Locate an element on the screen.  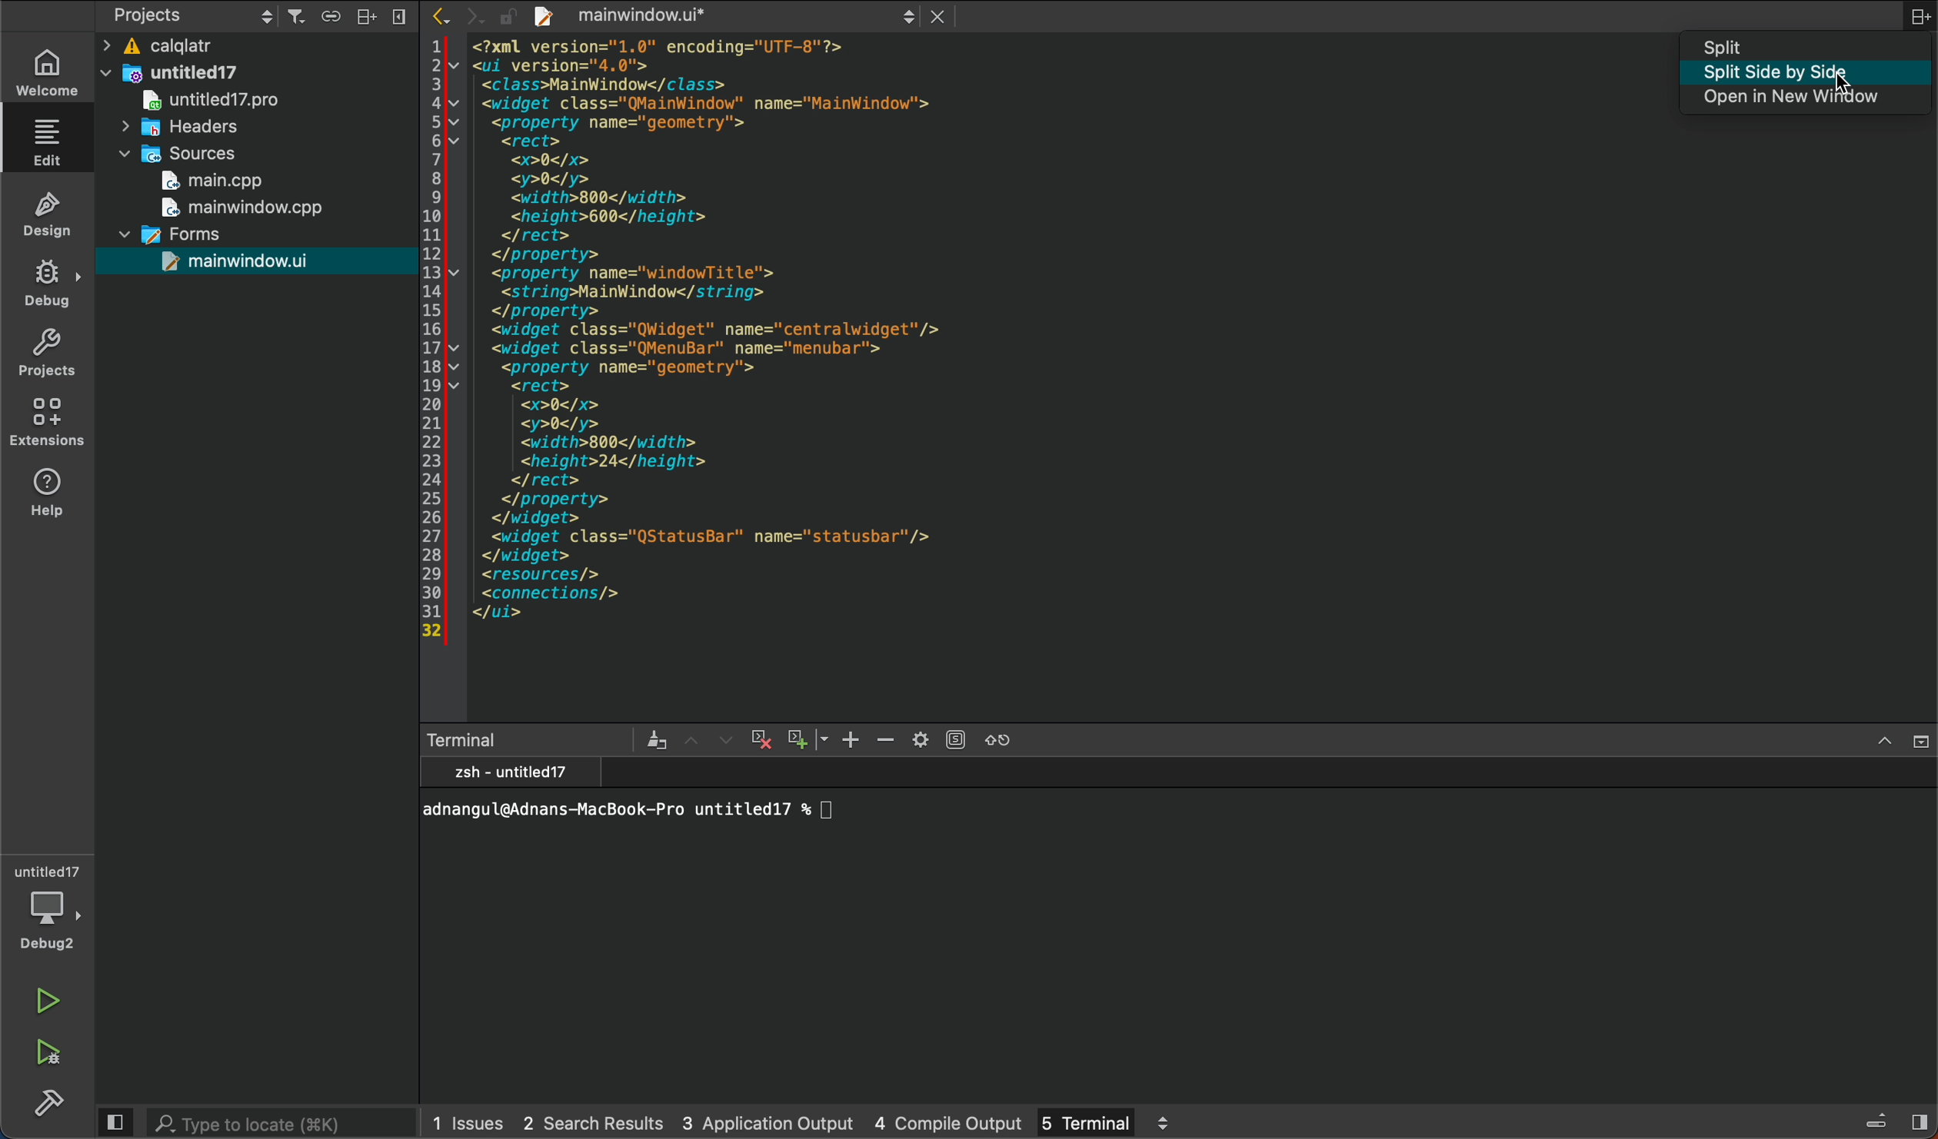
split is located at coordinates (367, 16).